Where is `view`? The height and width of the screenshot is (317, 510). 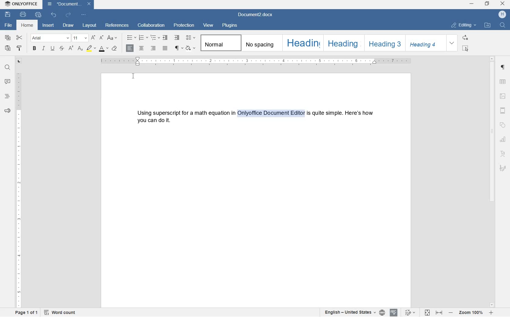 view is located at coordinates (209, 25).